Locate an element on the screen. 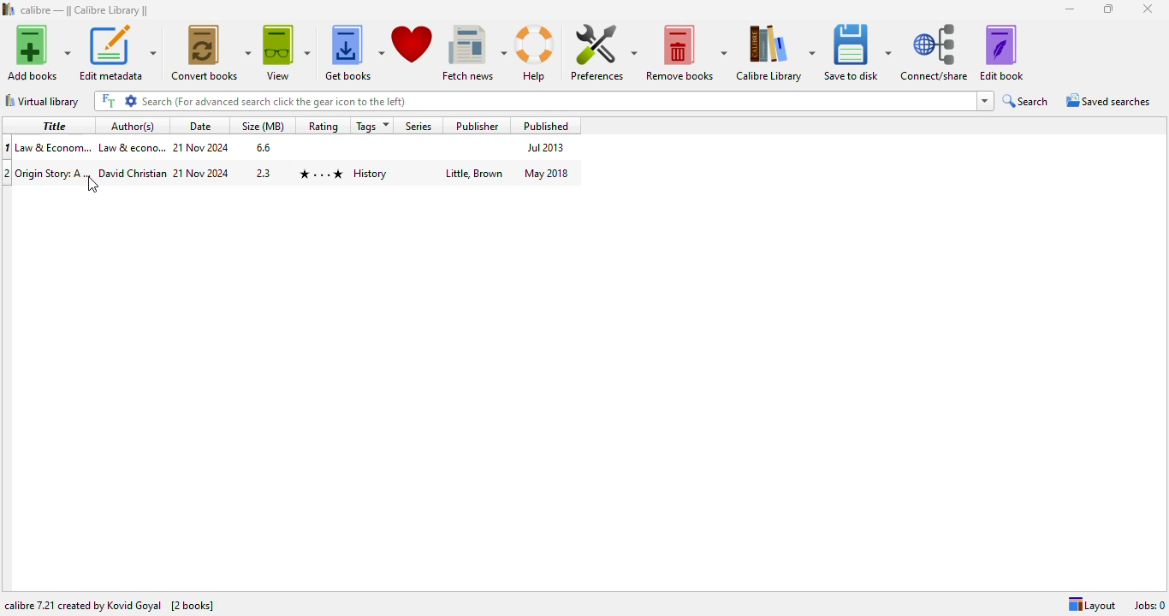 This screenshot has height=616, width=1169. remove books is located at coordinates (686, 52).